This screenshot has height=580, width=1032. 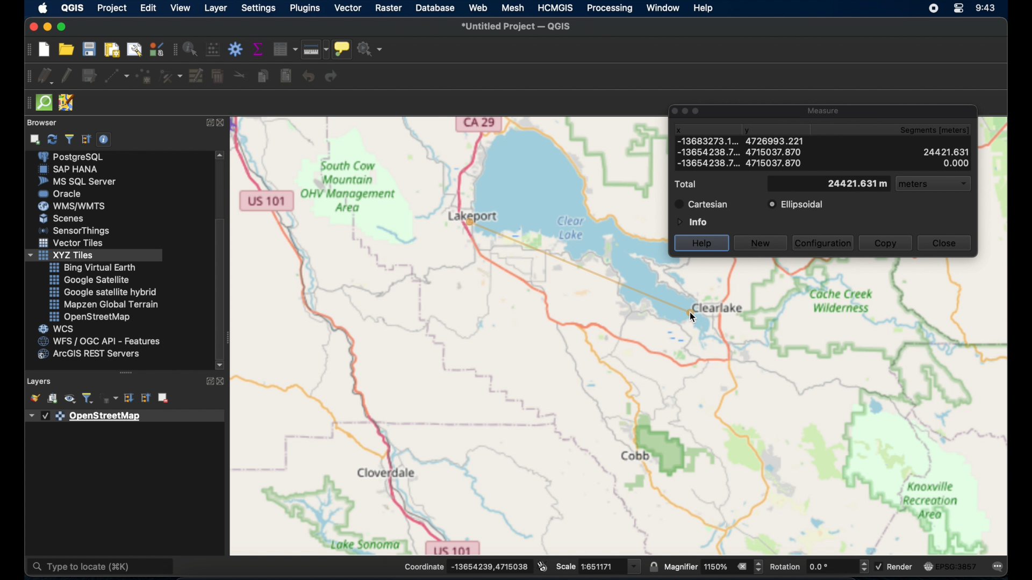 What do you see at coordinates (221, 286) in the screenshot?
I see `scroll box` at bounding box center [221, 286].